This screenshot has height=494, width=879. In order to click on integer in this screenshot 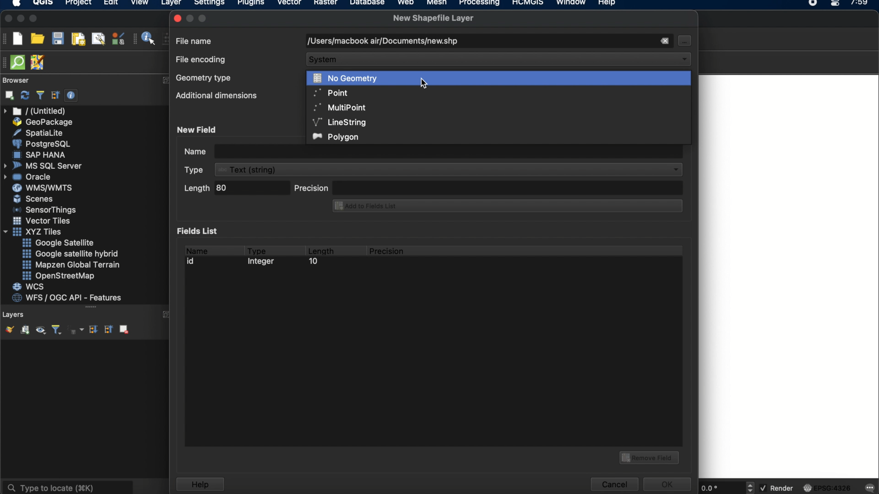, I will do `click(263, 263)`.